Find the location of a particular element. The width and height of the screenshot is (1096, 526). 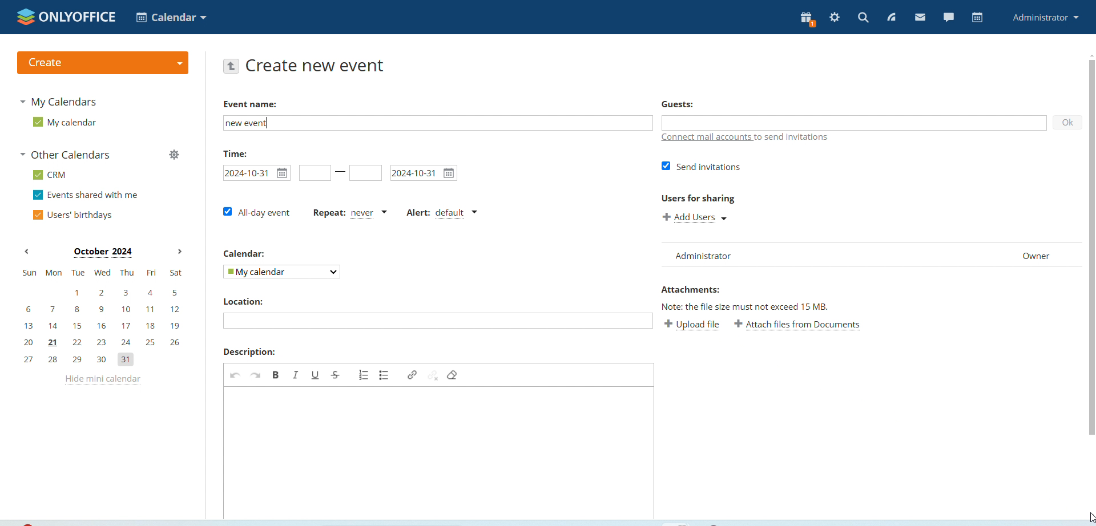

scroll up is located at coordinates (1089, 54).